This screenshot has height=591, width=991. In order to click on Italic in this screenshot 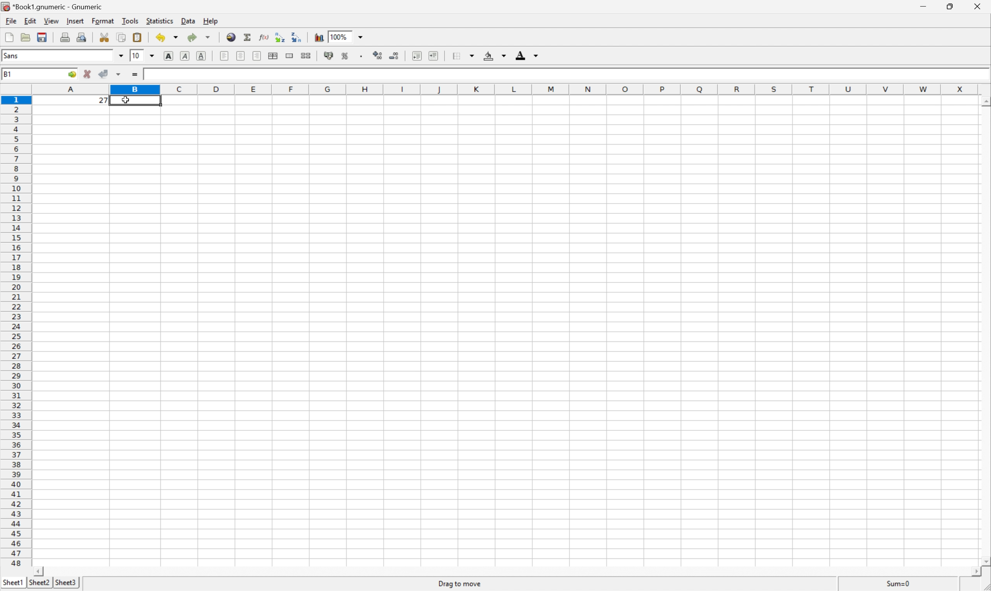, I will do `click(184, 57)`.